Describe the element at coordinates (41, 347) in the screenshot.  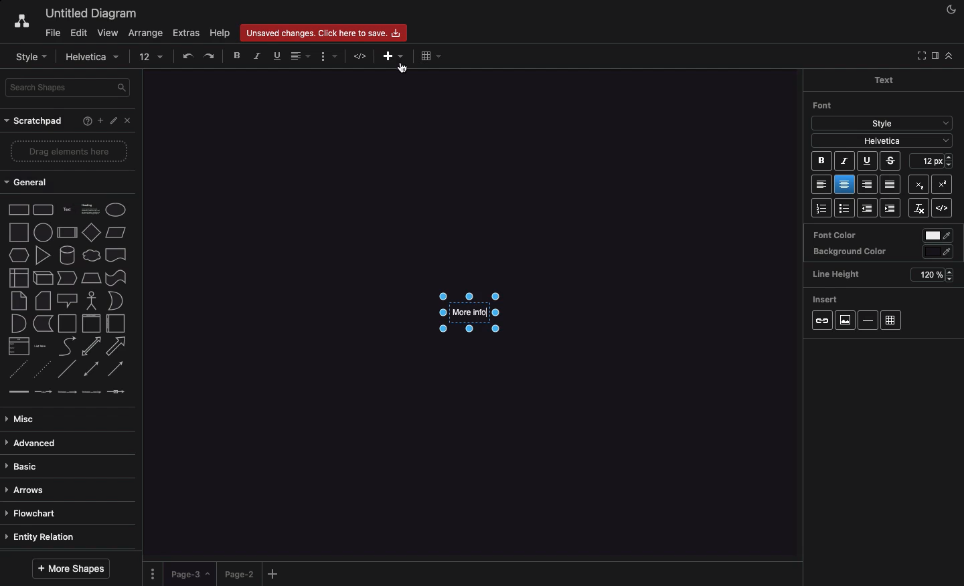
I see `list item` at that location.